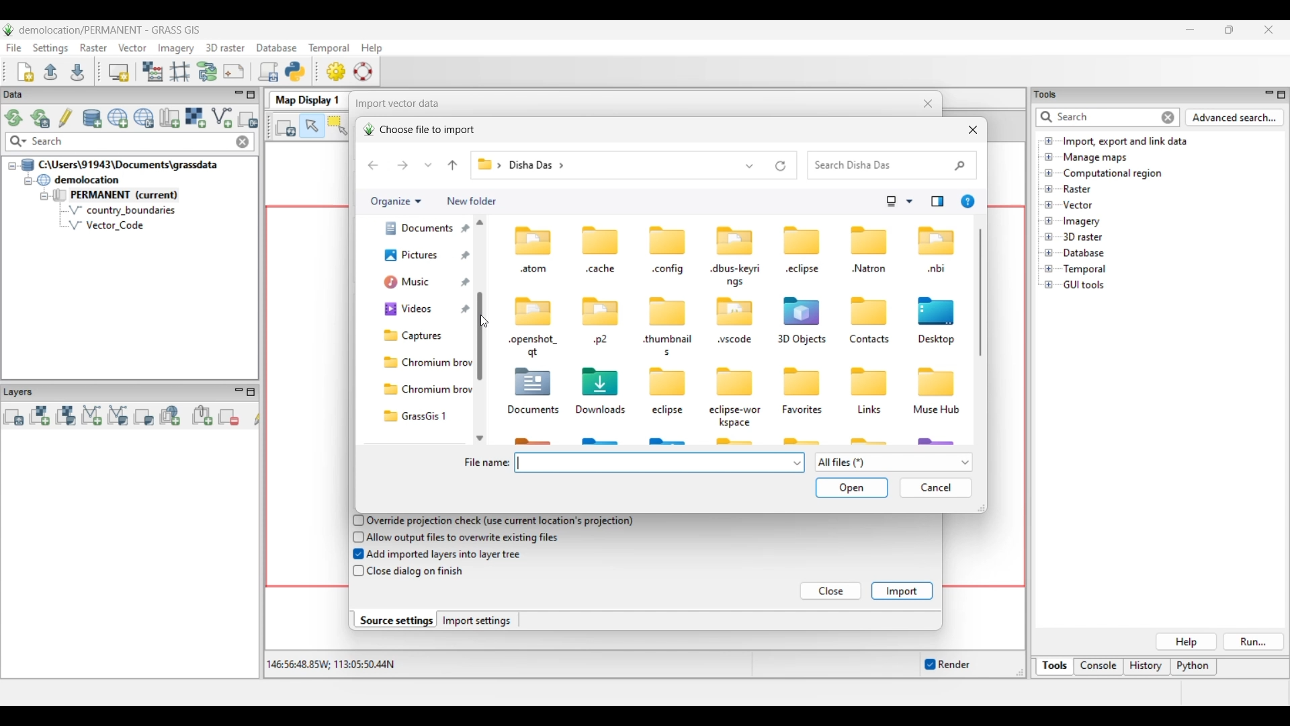  I want to click on Videos folder, so click(423, 309).